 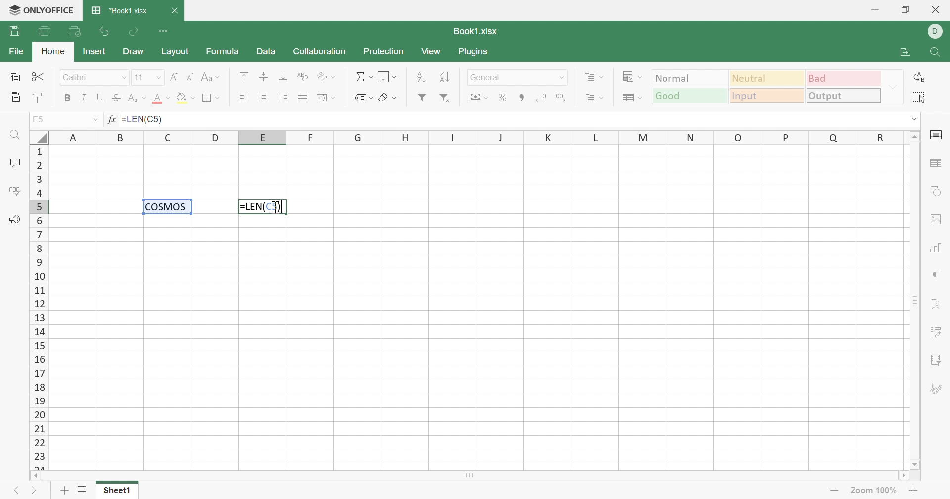 I want to click on Find, so click(x=15, y=136).